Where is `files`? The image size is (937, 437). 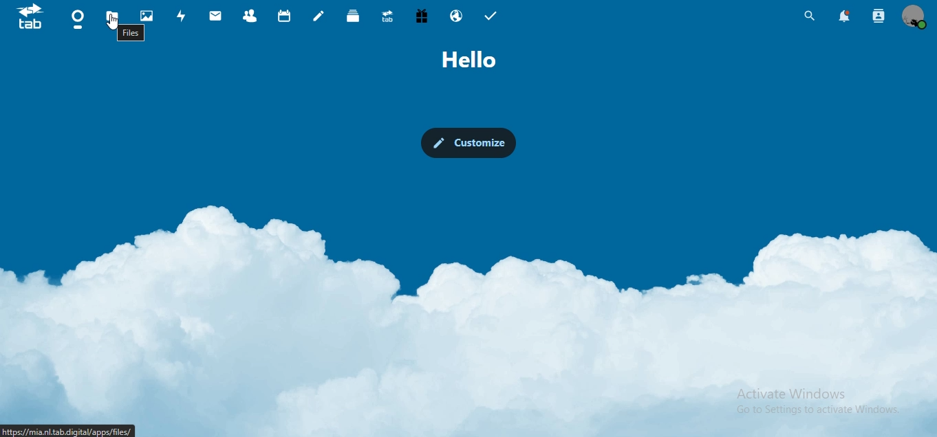 files is located at coordinates (136, 34).